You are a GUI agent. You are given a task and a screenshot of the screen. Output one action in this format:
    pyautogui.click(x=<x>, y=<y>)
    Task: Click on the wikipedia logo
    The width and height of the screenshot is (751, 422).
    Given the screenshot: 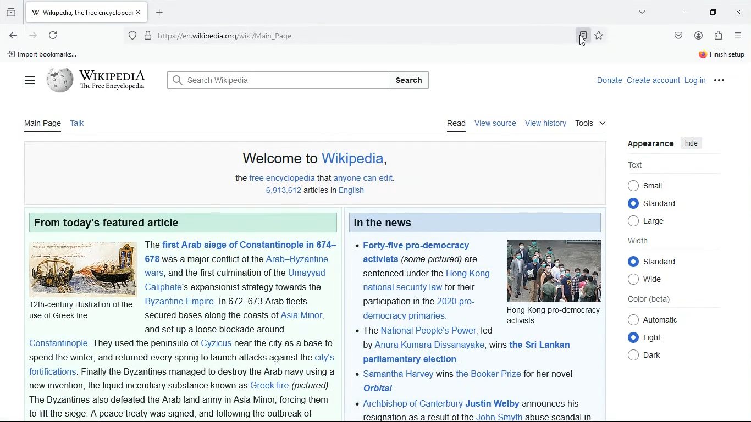 What is the action you would take?
    pyautogui.click(x=101, y=82)
    